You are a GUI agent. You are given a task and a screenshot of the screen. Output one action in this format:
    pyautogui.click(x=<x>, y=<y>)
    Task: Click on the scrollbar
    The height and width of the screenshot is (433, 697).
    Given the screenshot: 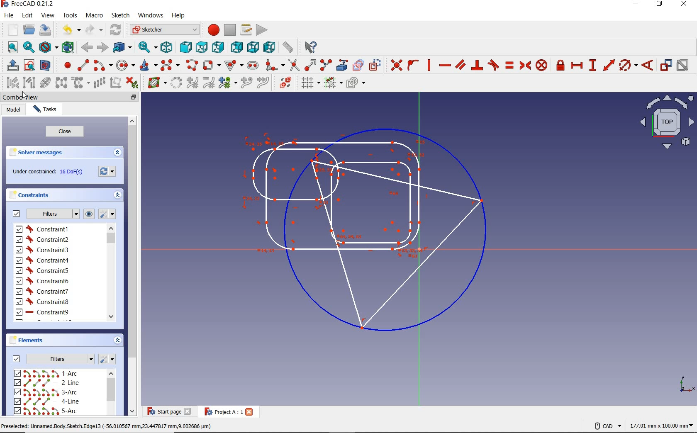 What is the action you would take?
    pyautogui.click(x=111, y=272)
    